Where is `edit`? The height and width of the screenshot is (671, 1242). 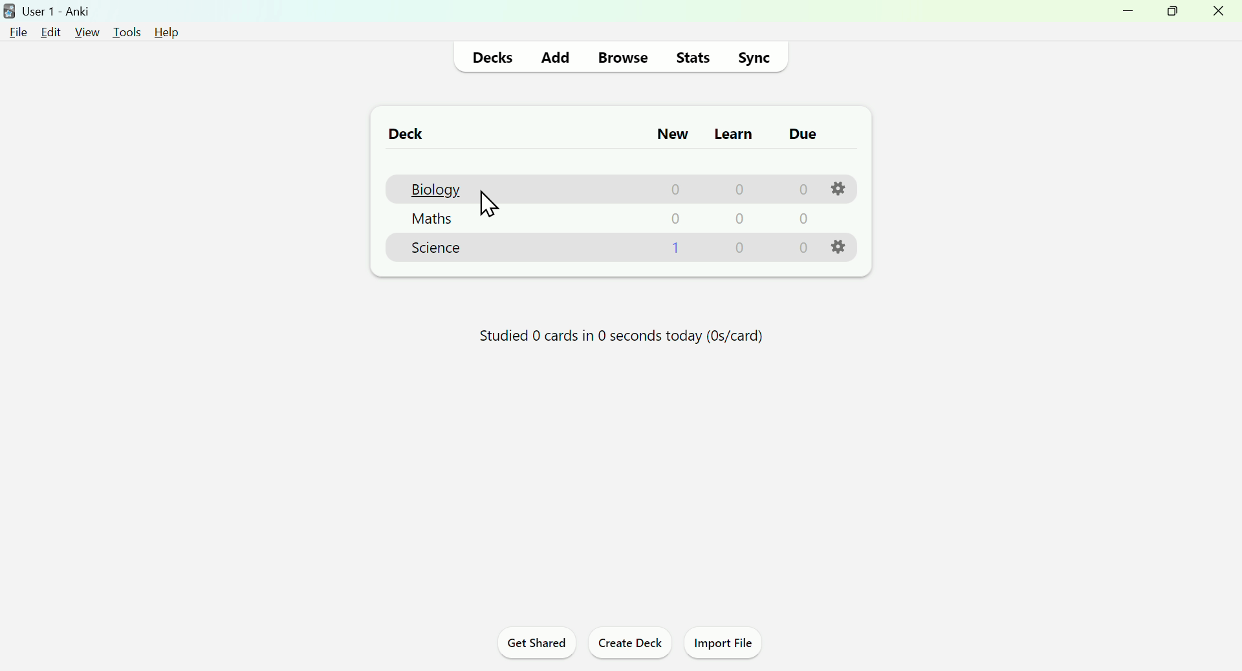
edit is located at coordinates (51, 32).